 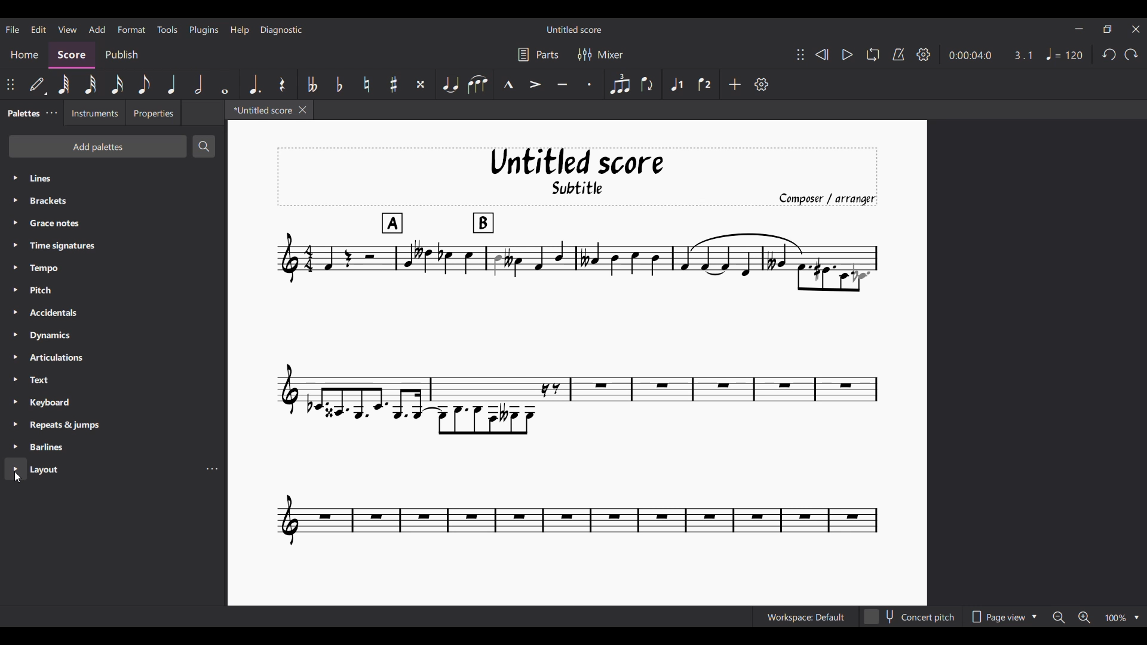 What do you see at coordinates (114, 223) in the screenshot?
I see `Grace notes` at bounding box center [114, 223].